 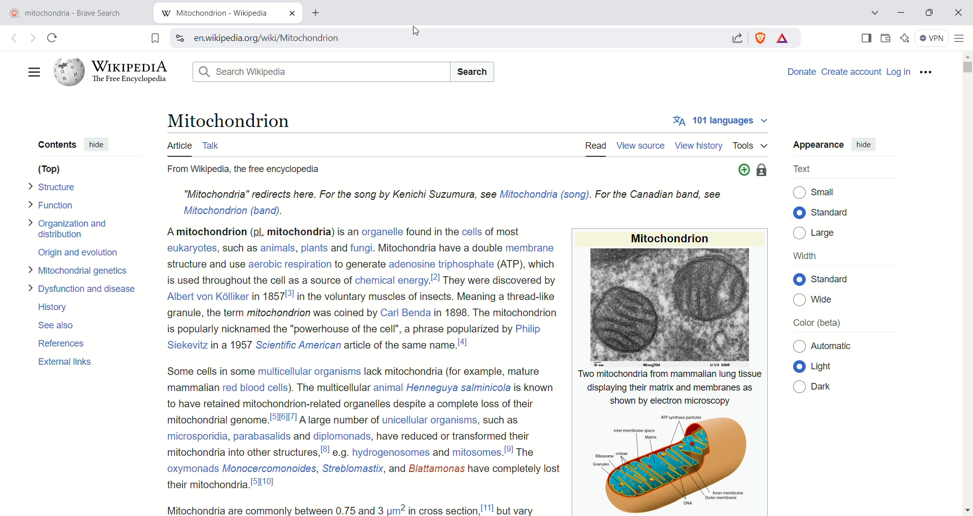 I want to click on Read, so click(x=596, y=146).